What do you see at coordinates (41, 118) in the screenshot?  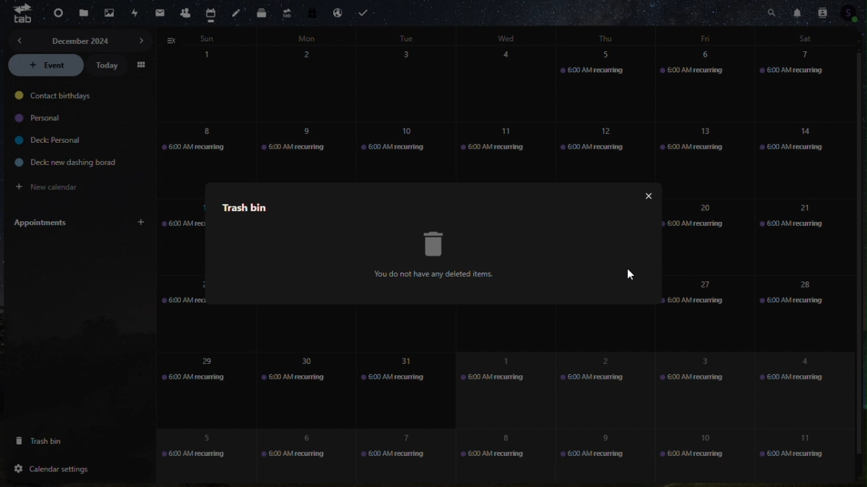 I see `personal` at bounding box center [41, 118].